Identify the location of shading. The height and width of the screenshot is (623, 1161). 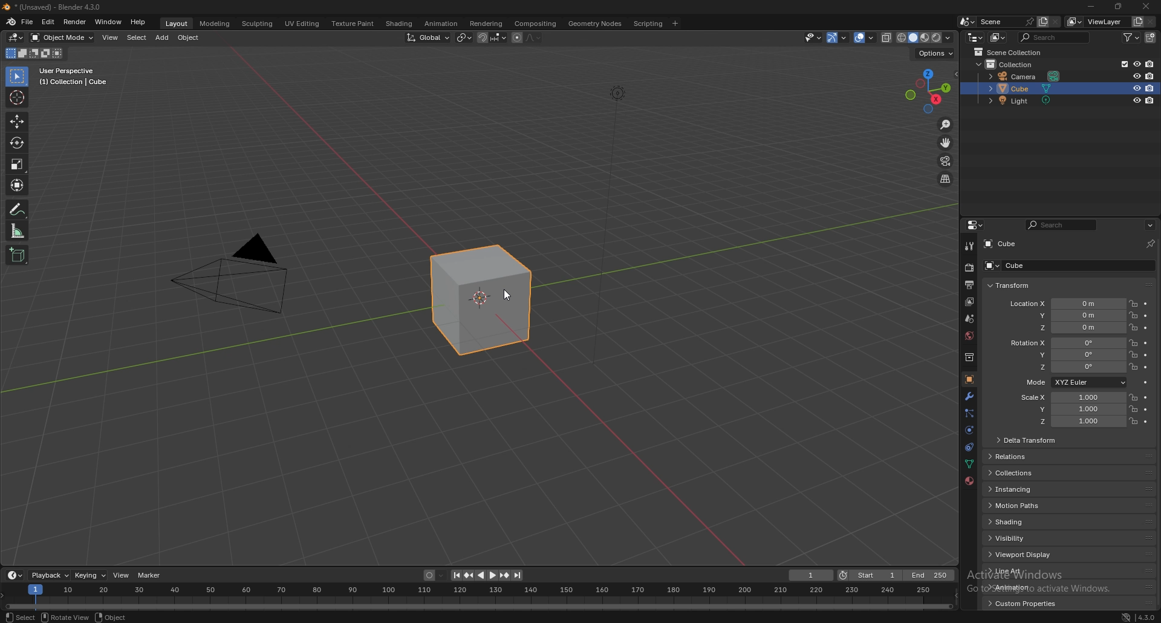
(400, 24).